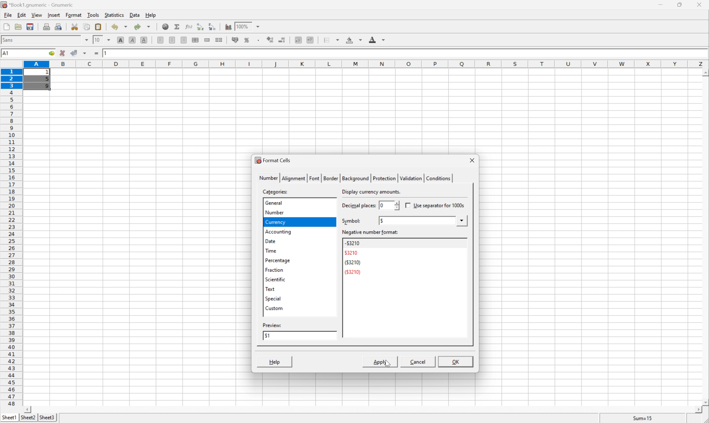 The height and width of the screenshot is (423, 709). I want to click on align left, so click(161, 40).